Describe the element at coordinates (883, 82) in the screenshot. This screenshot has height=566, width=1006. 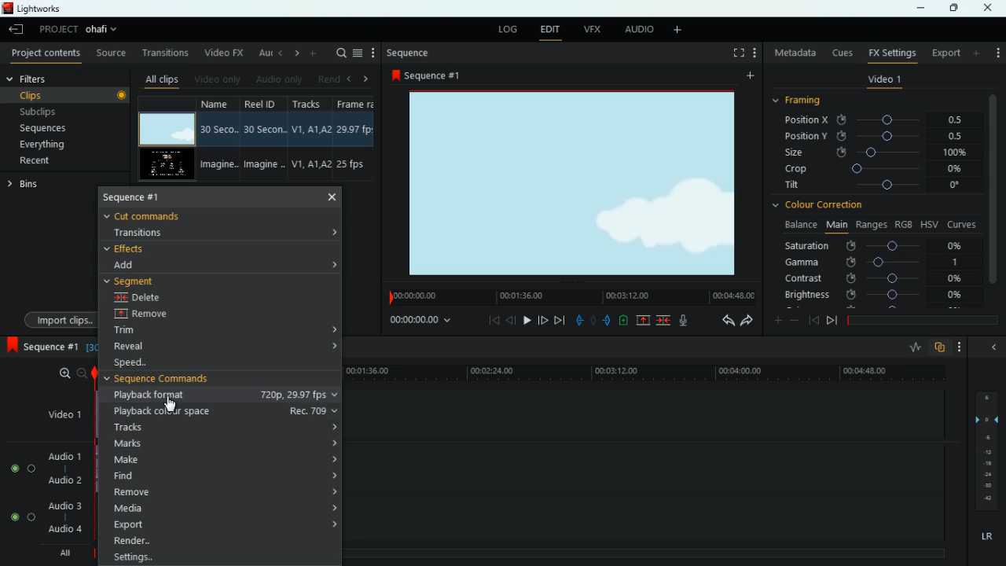
I see `video 1` at that location.